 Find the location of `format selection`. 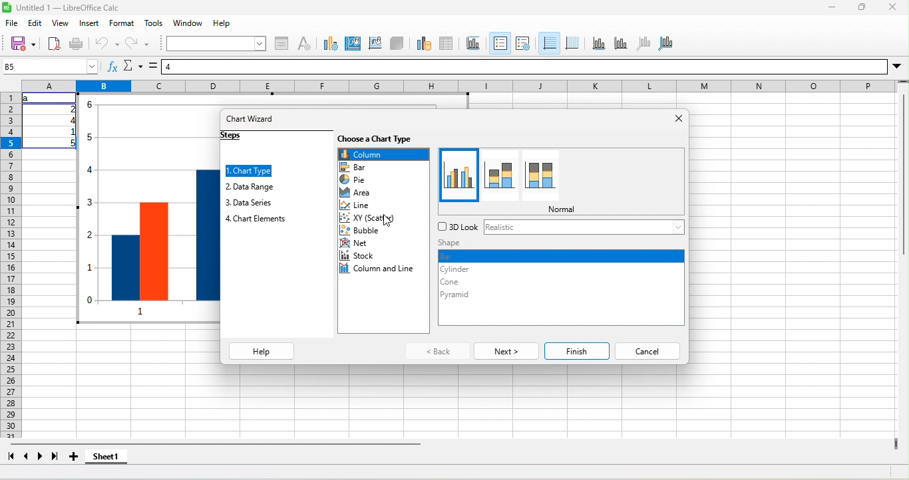

format selection is located at coordinates (281, 45).